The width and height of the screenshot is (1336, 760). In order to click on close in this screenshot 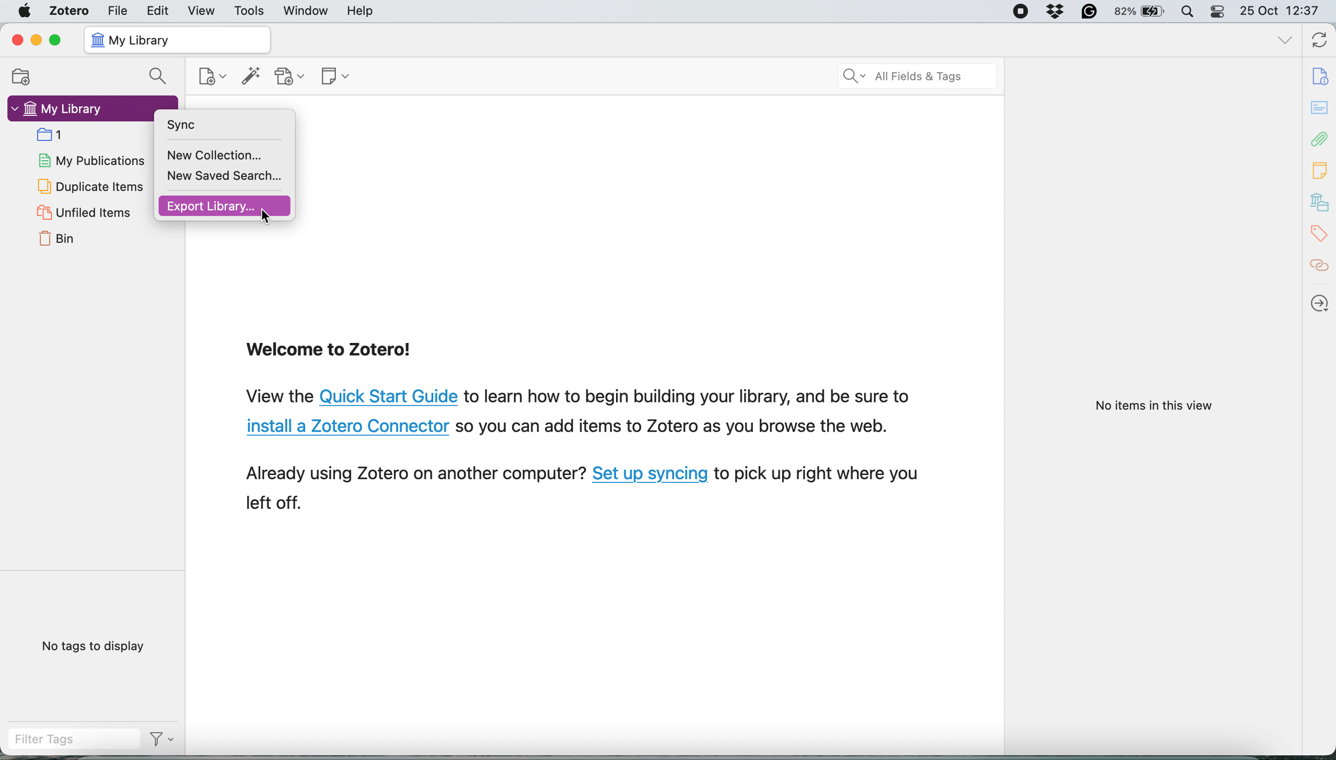, I will do `click(16, 40)`.